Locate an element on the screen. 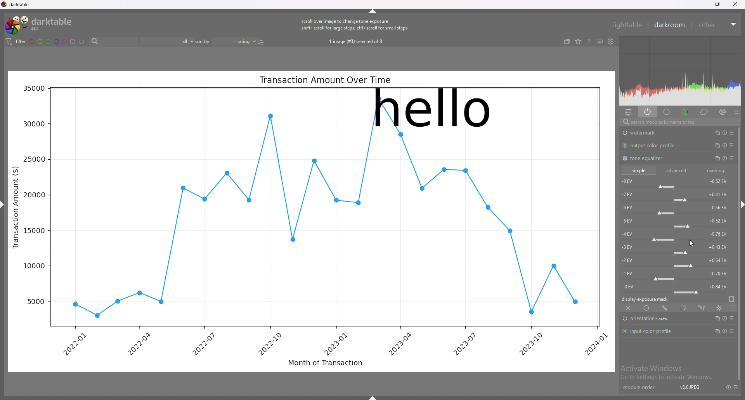 The height and width of the screenshot is (400, 745). expand/collapse  is located at coordinates (733, 24).